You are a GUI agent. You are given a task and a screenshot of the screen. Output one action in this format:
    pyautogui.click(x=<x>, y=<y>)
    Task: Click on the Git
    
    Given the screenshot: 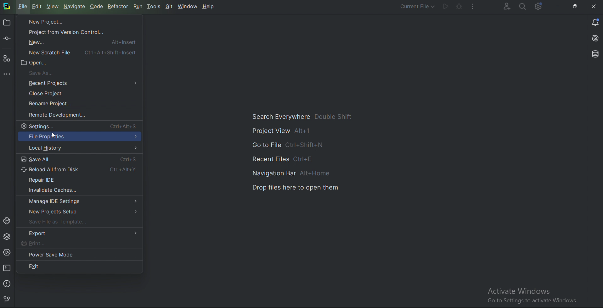 What is the action you would take?
    pyautogui.click(x=169, y=6)
    